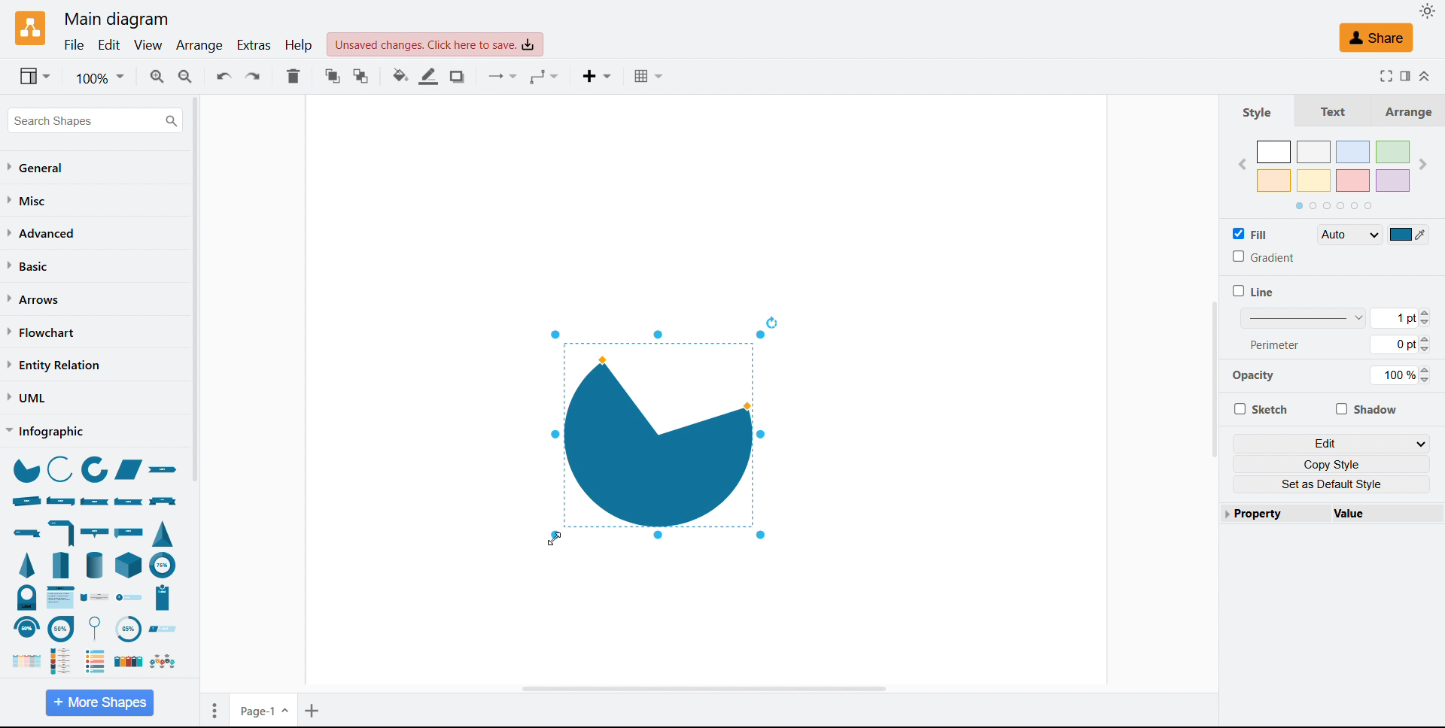  Describe the element at coordinates (129, 470) in the screenshot. I see `trapezoid` at that location.